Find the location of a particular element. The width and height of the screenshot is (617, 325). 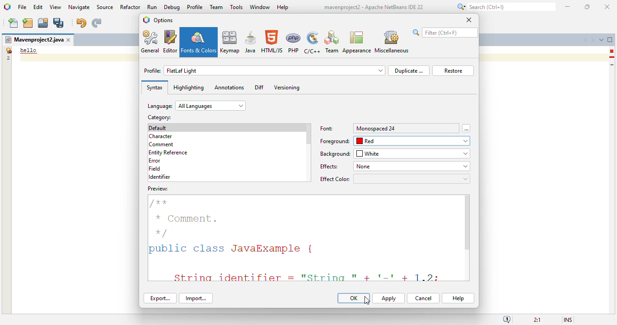

notifications is located at coordinates (507, 319).